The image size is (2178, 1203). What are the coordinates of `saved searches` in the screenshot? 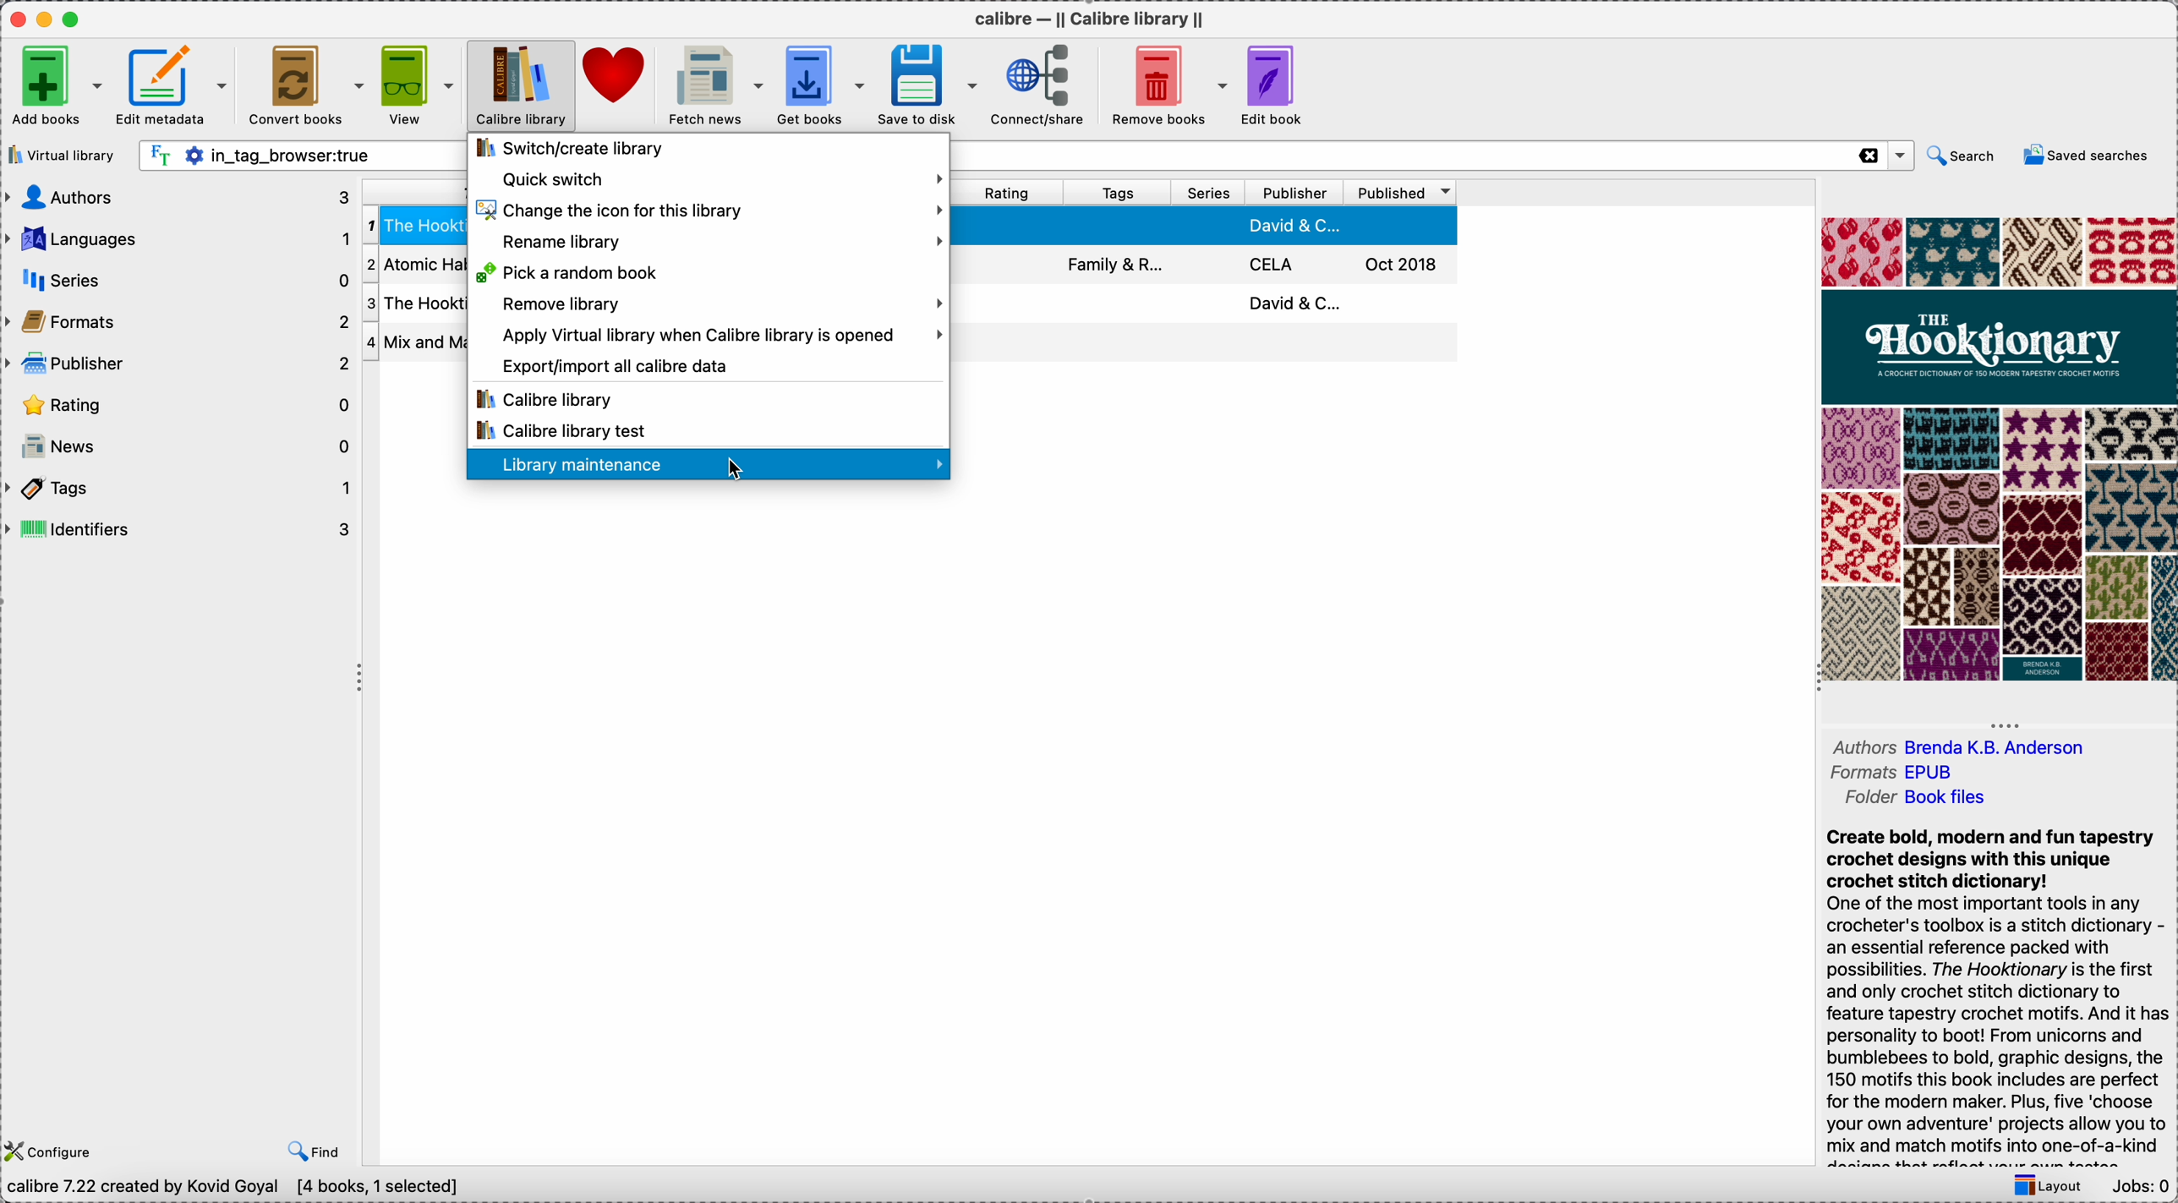 It's located at (2087, 156).